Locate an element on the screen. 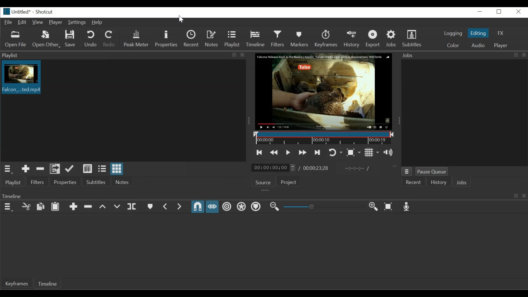 This screenshot has width=528, height=297. Playlist is located at coordinates (232, 39).